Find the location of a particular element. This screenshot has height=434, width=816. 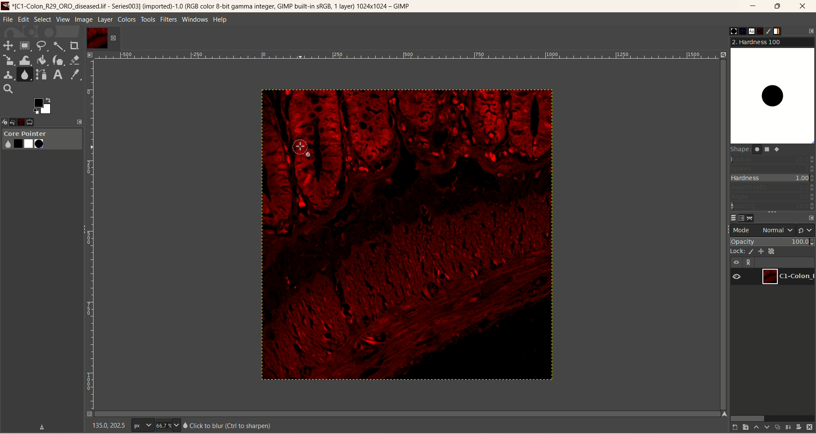

brush editor is located at coordinates (770, 31).